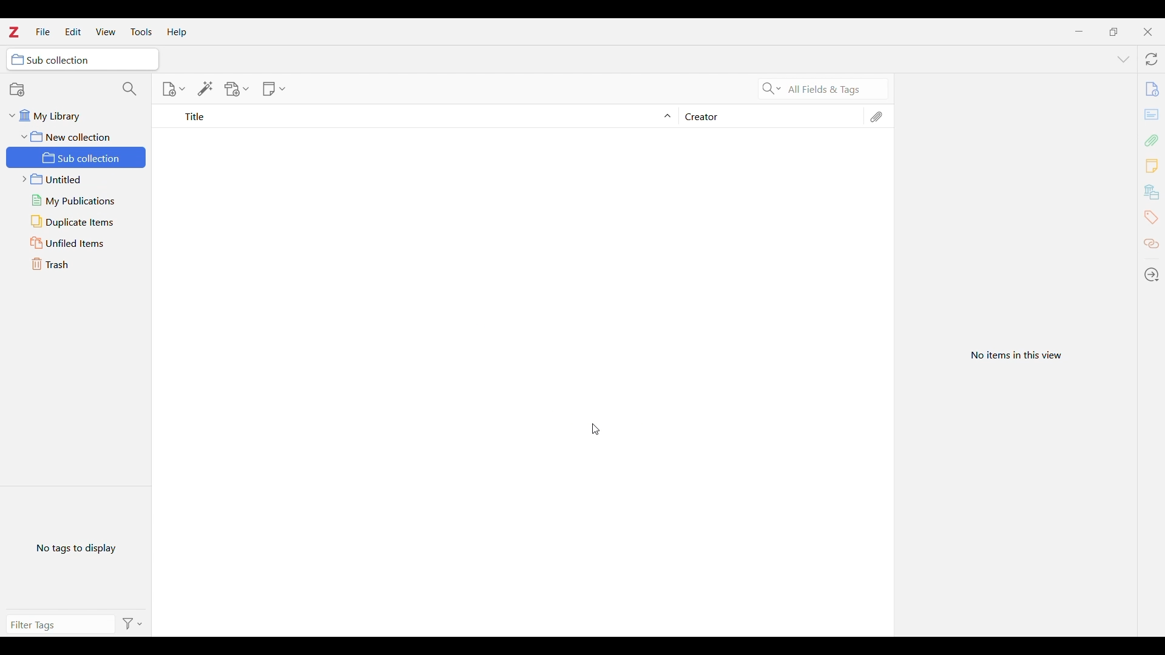 The height and width of the screenshot is (655, 1165). I want to click on My library folder, so click(76, 116).